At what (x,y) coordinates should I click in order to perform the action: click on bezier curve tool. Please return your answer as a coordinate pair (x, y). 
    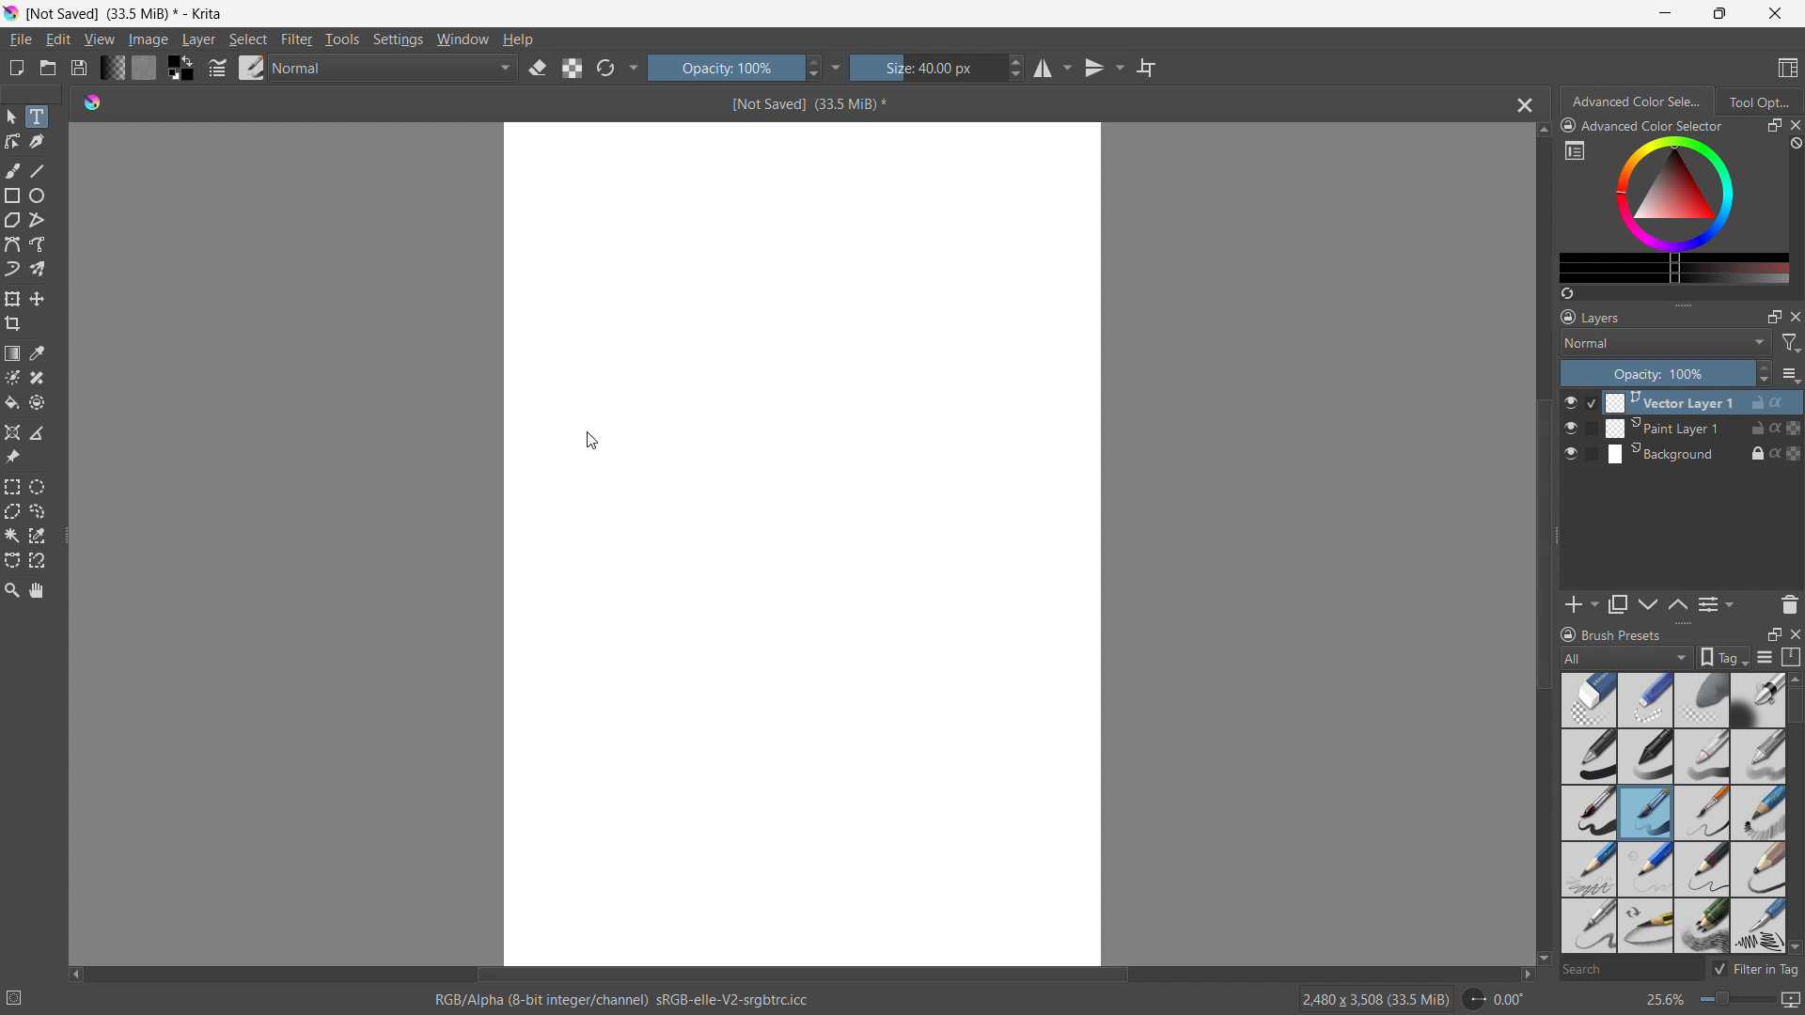
    Looking at the image, I should click on (12, 244).